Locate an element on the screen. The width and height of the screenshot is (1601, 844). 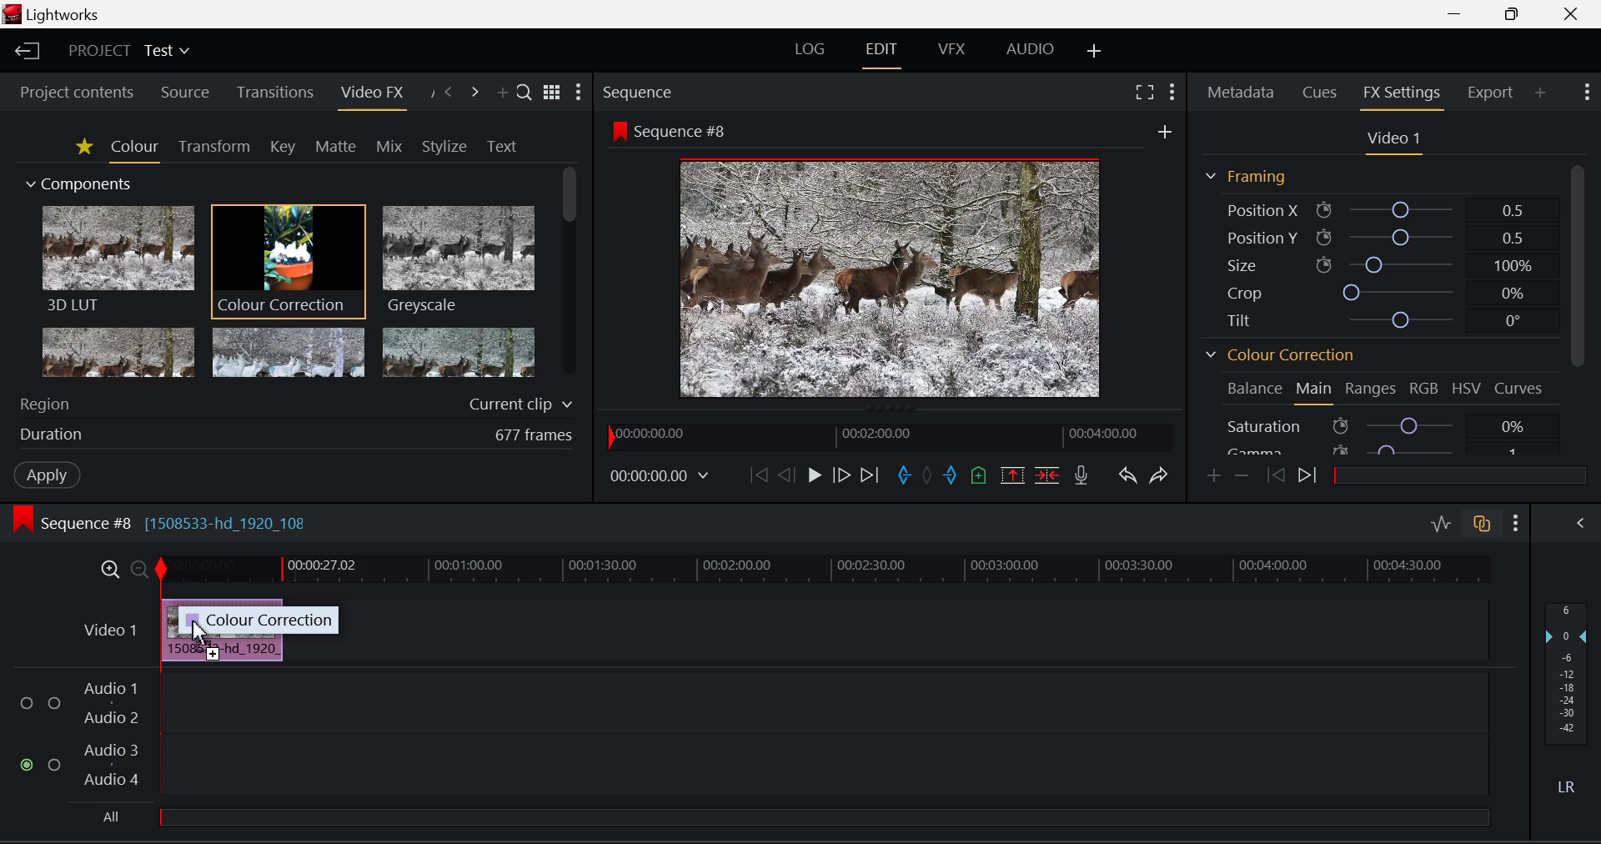
Audio 1 is located at coordinates (110, 689).